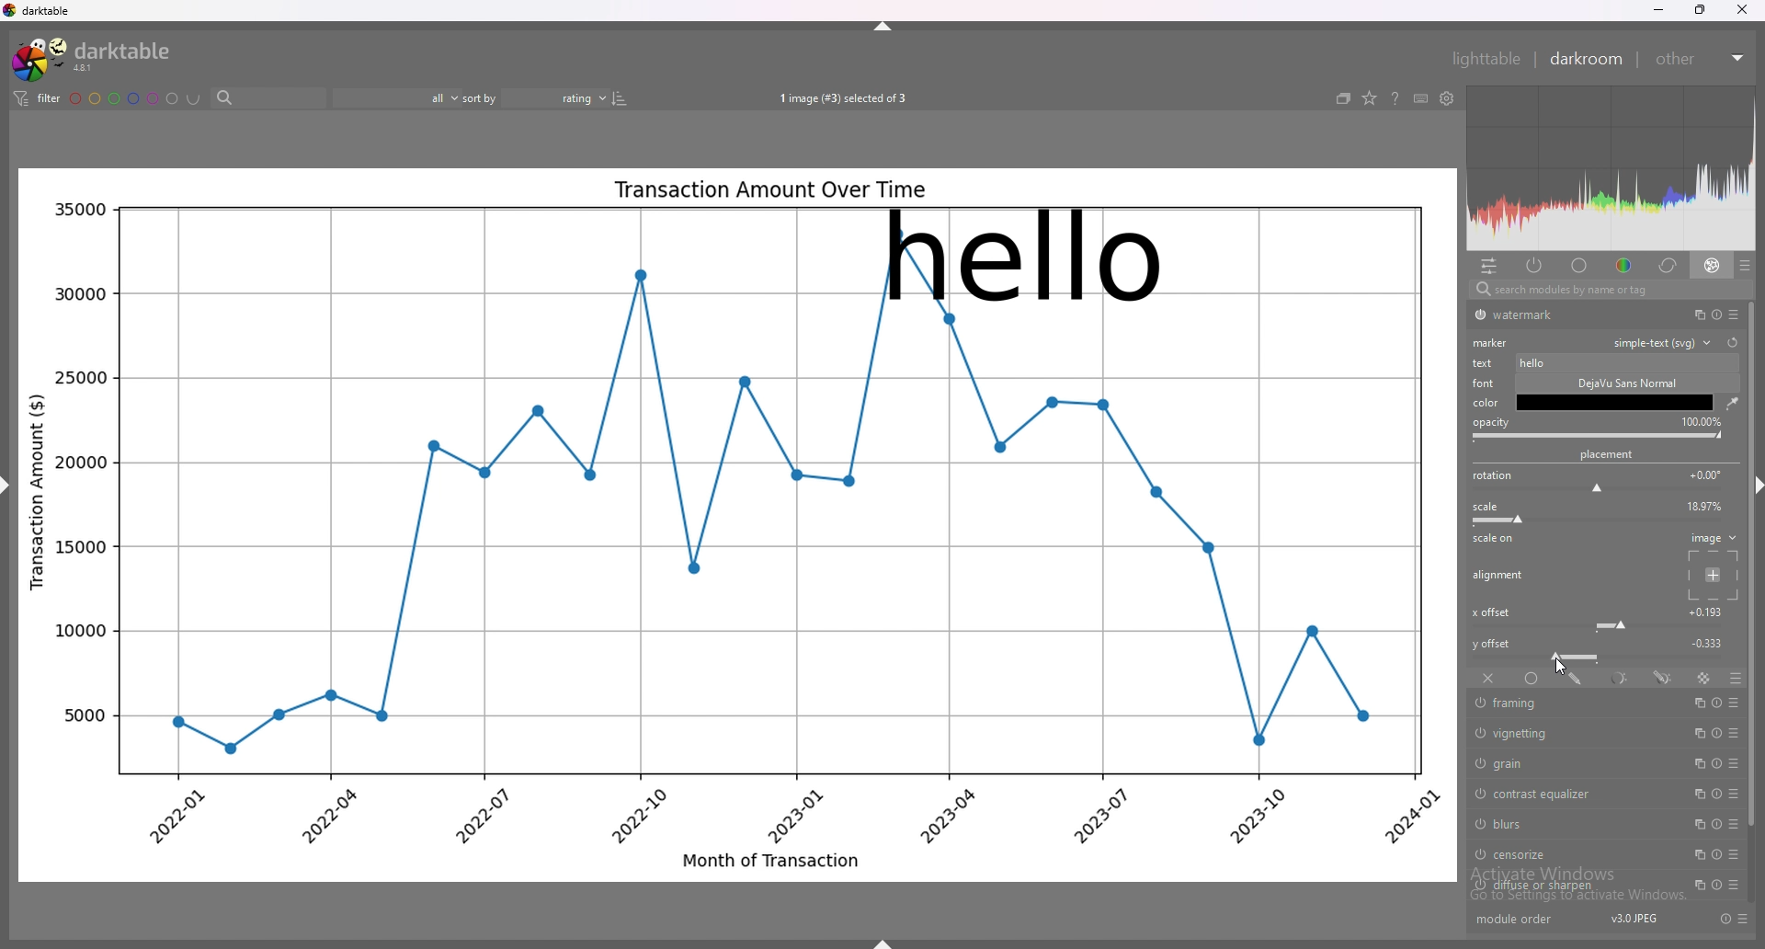 This screenshot has width=1765, height=949. What do you see at coordinates (893, 935) in the screenshot?
I see `hide` at bounding box center [893, 935].